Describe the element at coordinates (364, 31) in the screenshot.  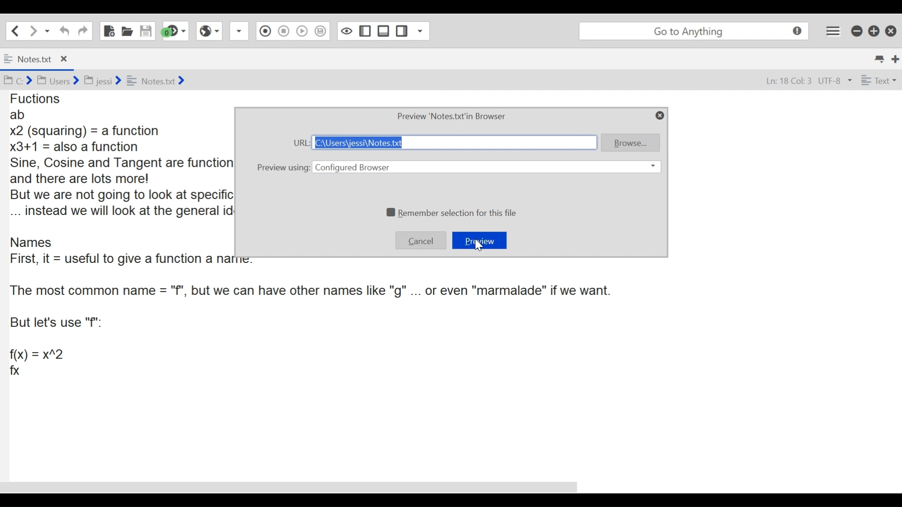
I see `Show/Hide left Pane` at that location.